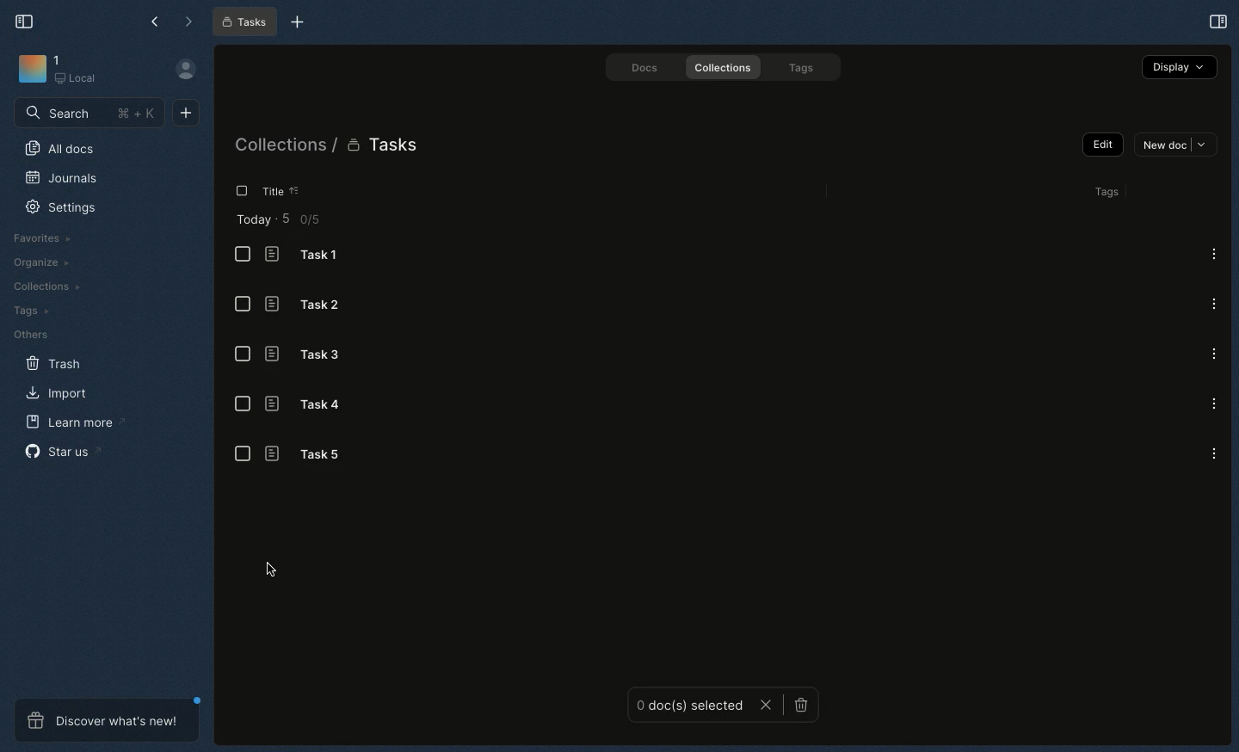  I want to click on New doc, so click(1174, 145).